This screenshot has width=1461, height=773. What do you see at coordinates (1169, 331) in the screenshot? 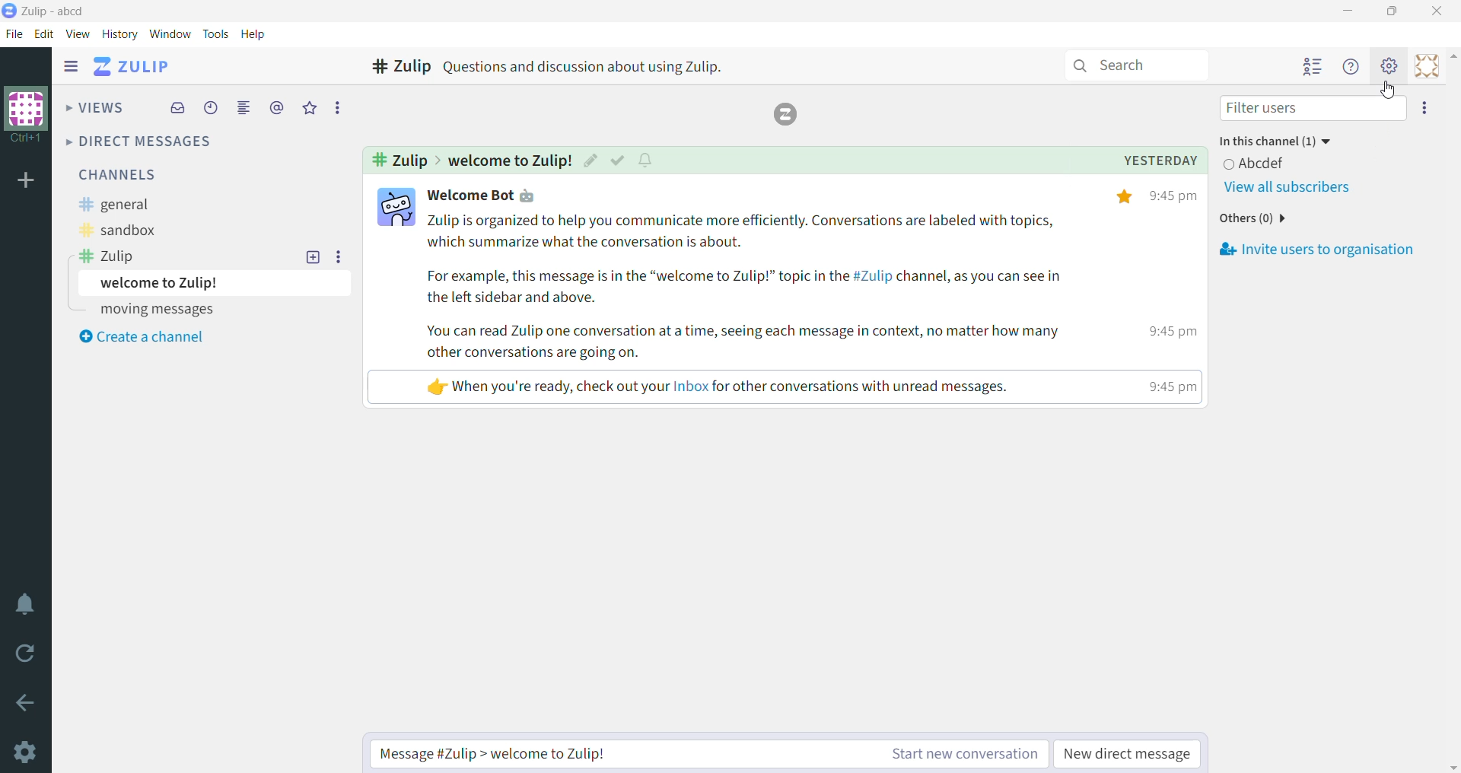
I see `9:45 pm |` at bounding box center [1169, 331].